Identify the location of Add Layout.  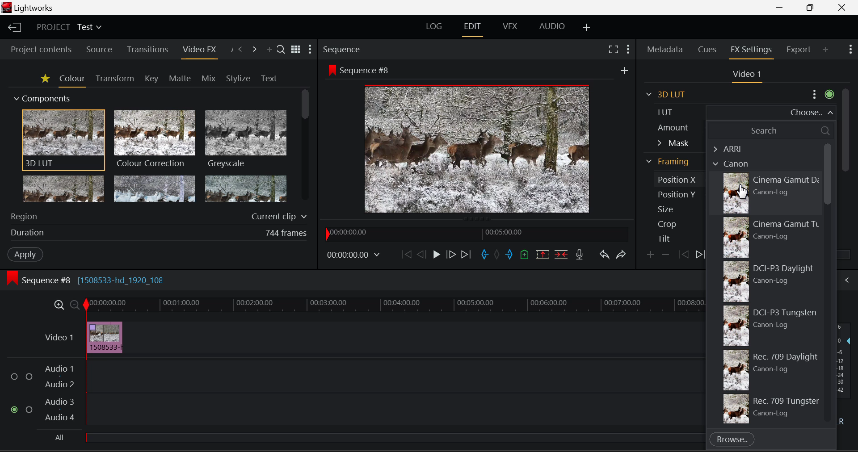
(585, 27).